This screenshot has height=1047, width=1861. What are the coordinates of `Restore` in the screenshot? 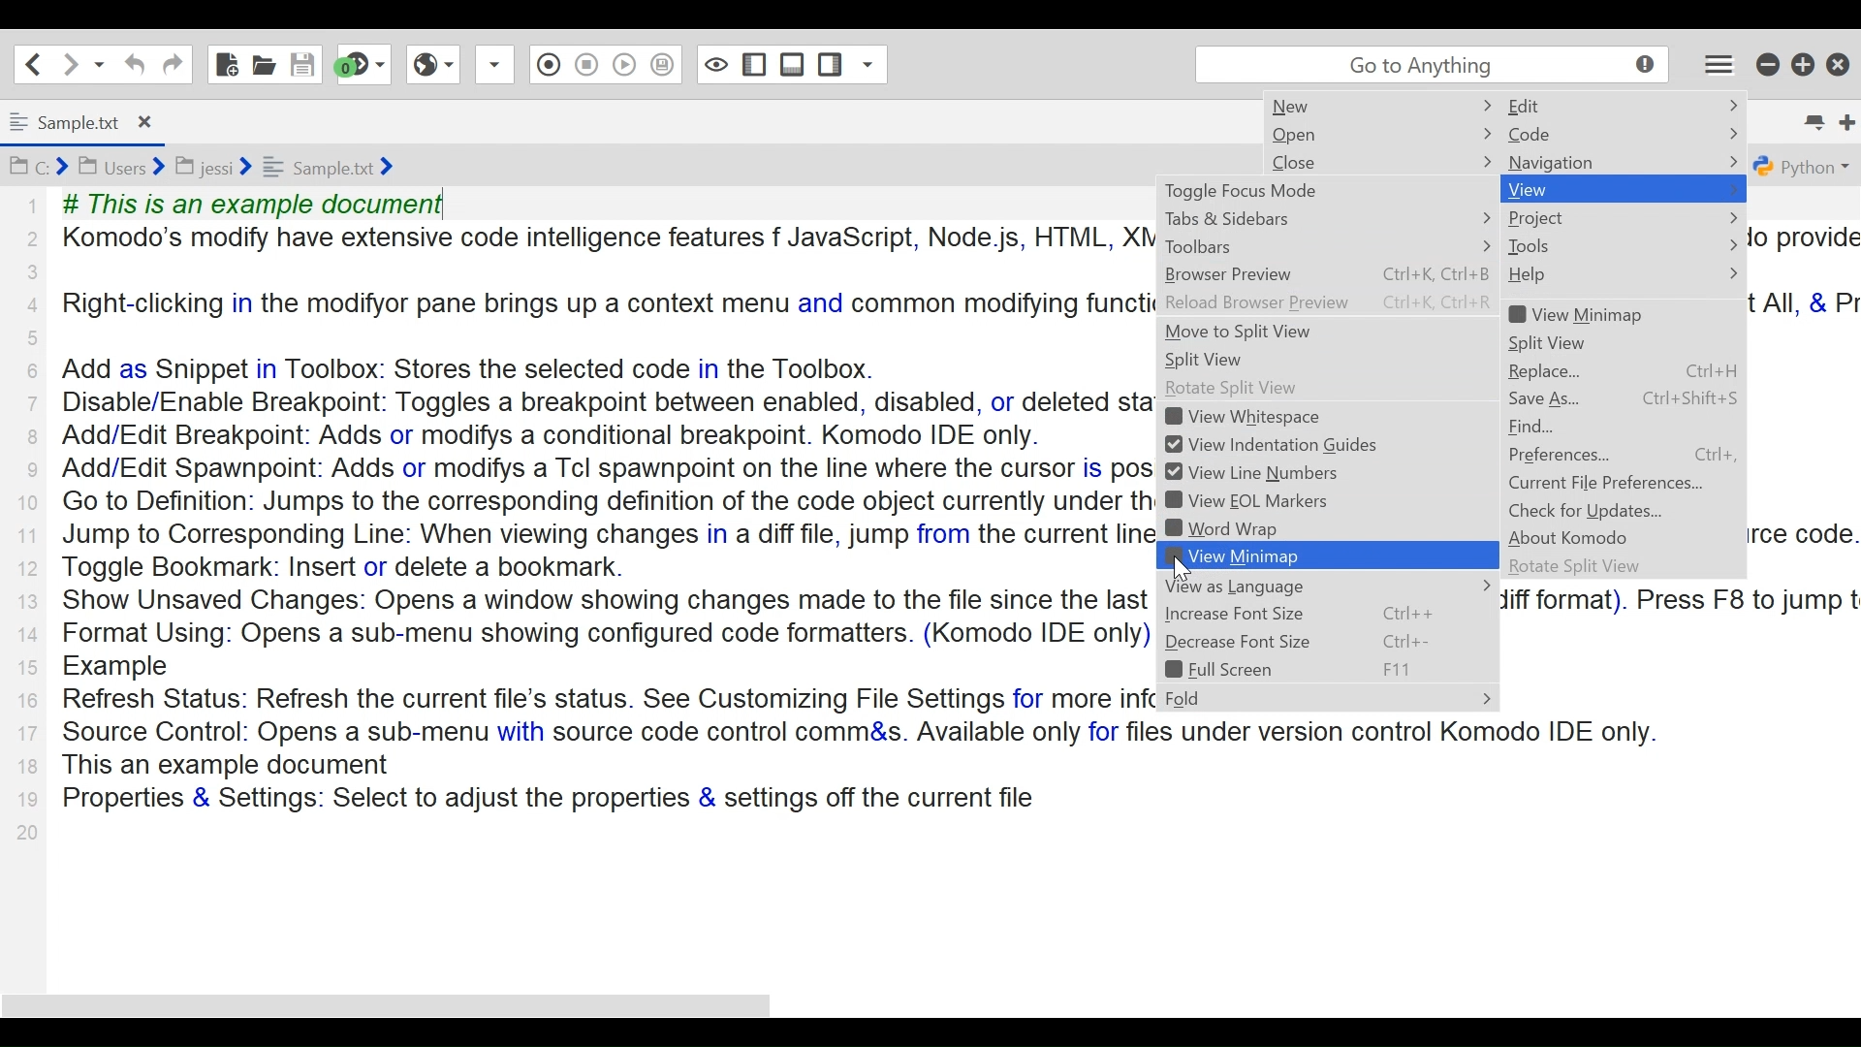 It's located at (1802, 64).